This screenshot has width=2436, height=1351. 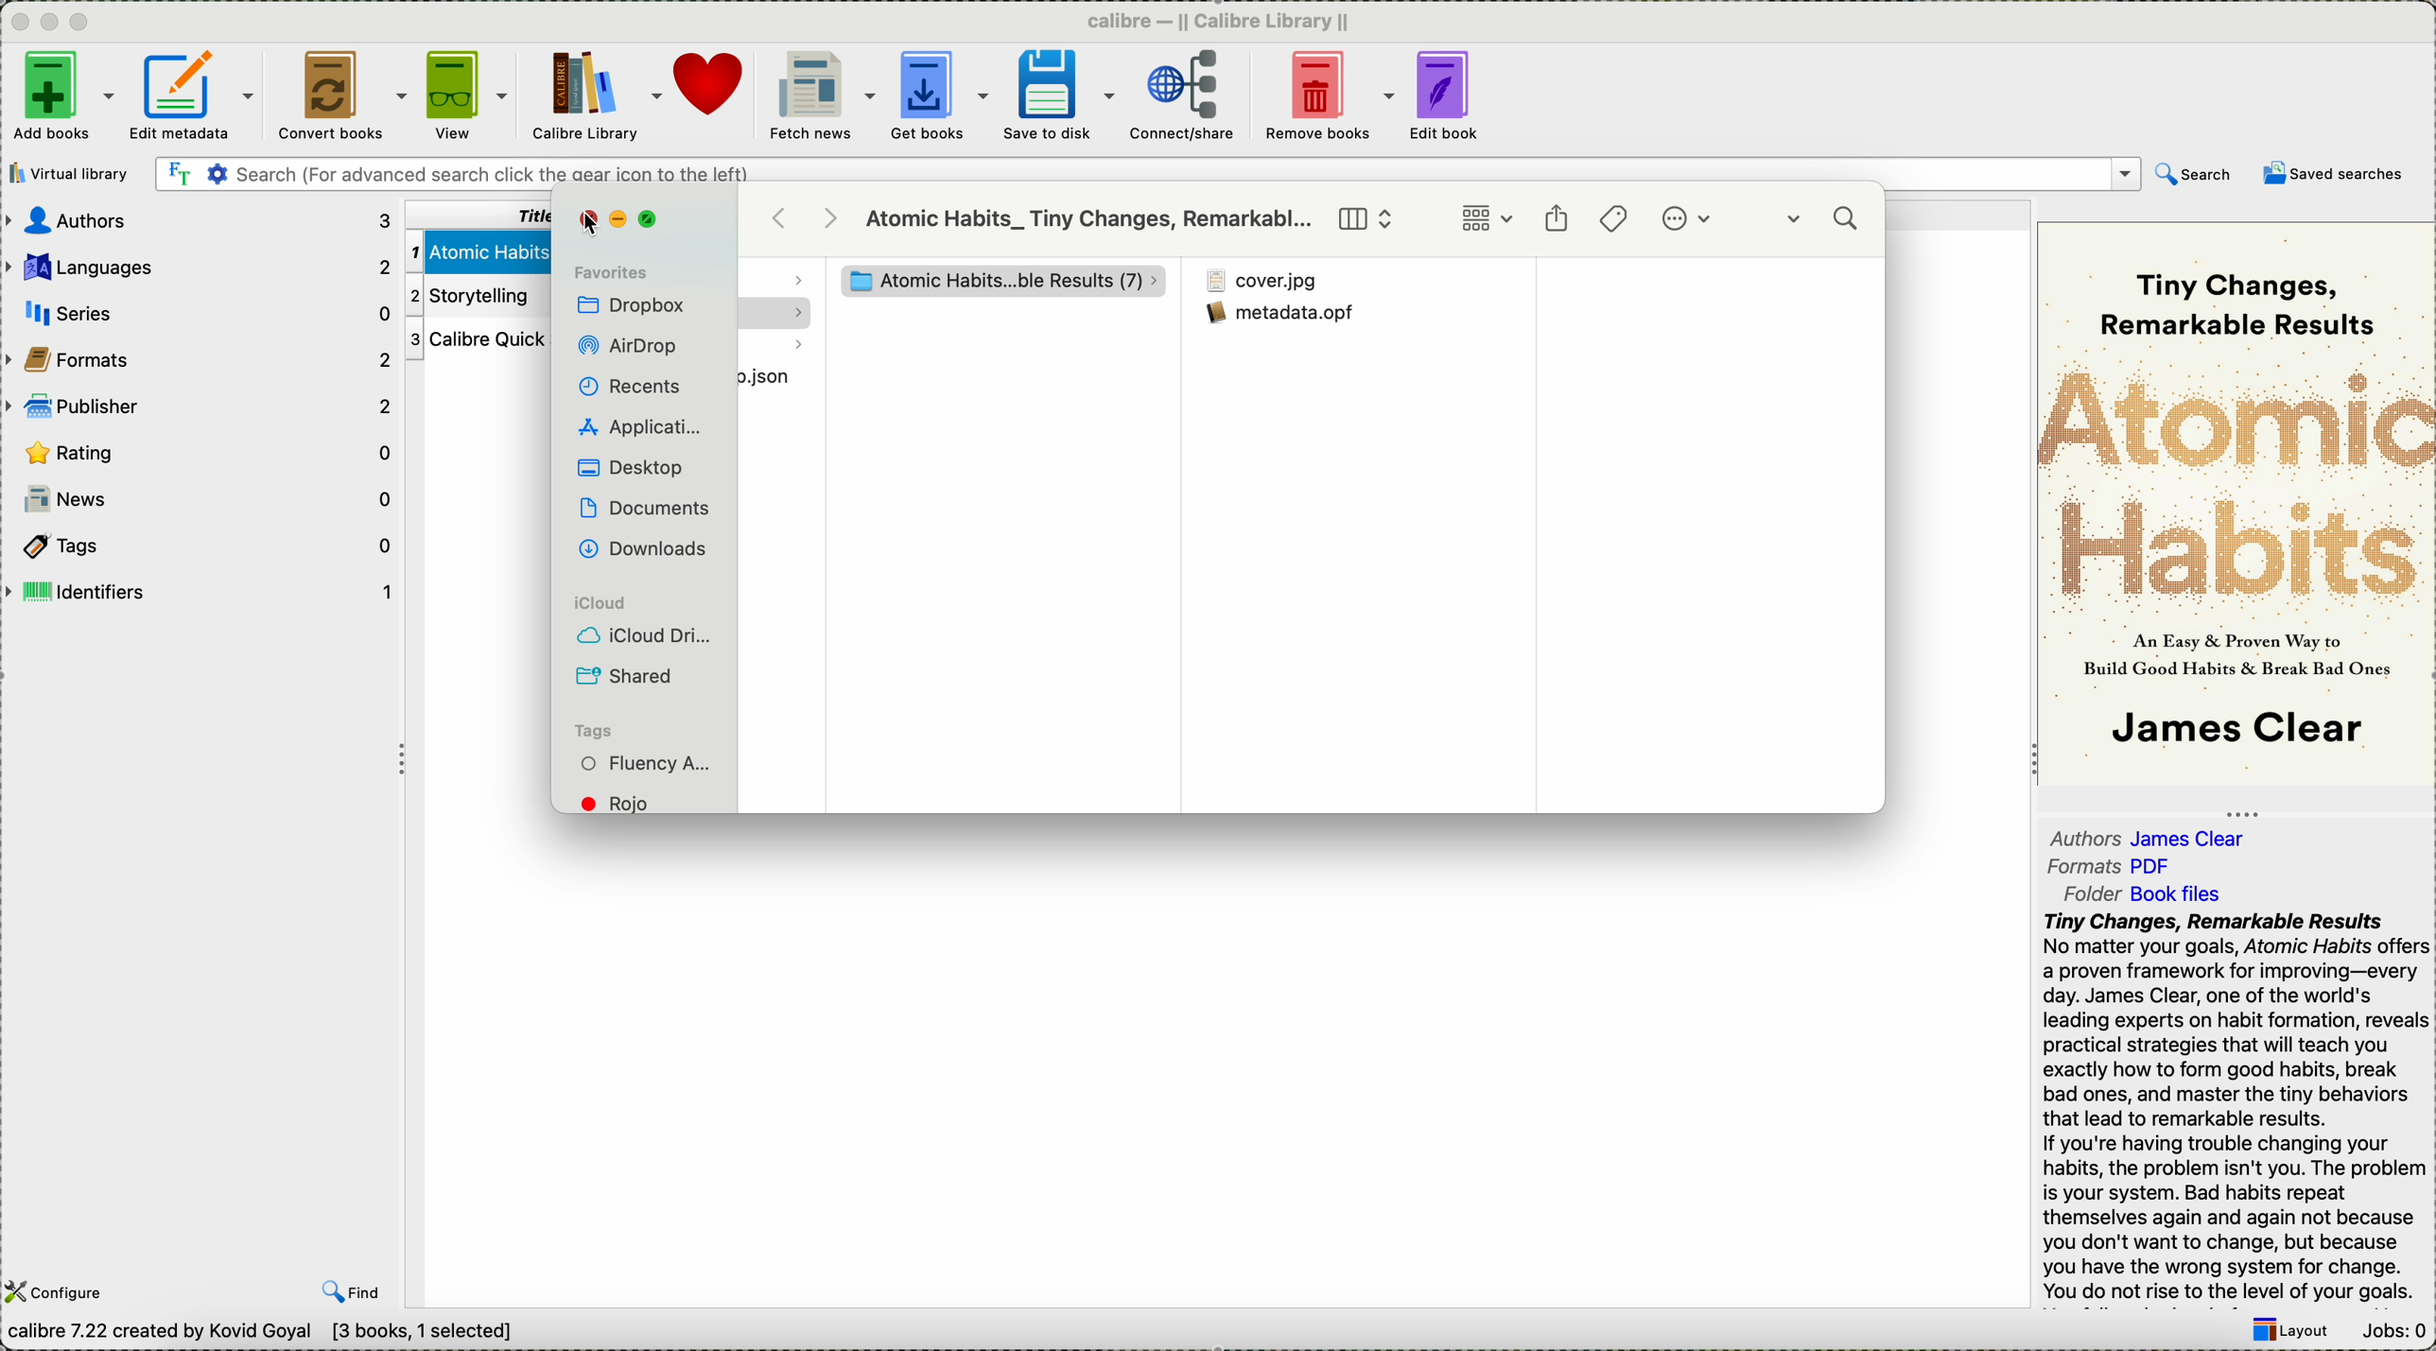 I want to click on edit metadata, so click(x=197, y=99).